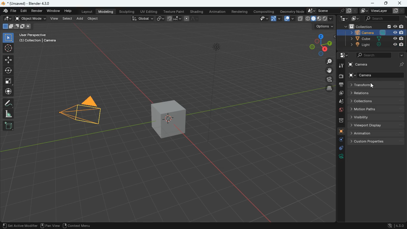  What do you see at coordinates (376, 141) in the screenshot?
I see `custom properties` at bounding box center [376, 141].